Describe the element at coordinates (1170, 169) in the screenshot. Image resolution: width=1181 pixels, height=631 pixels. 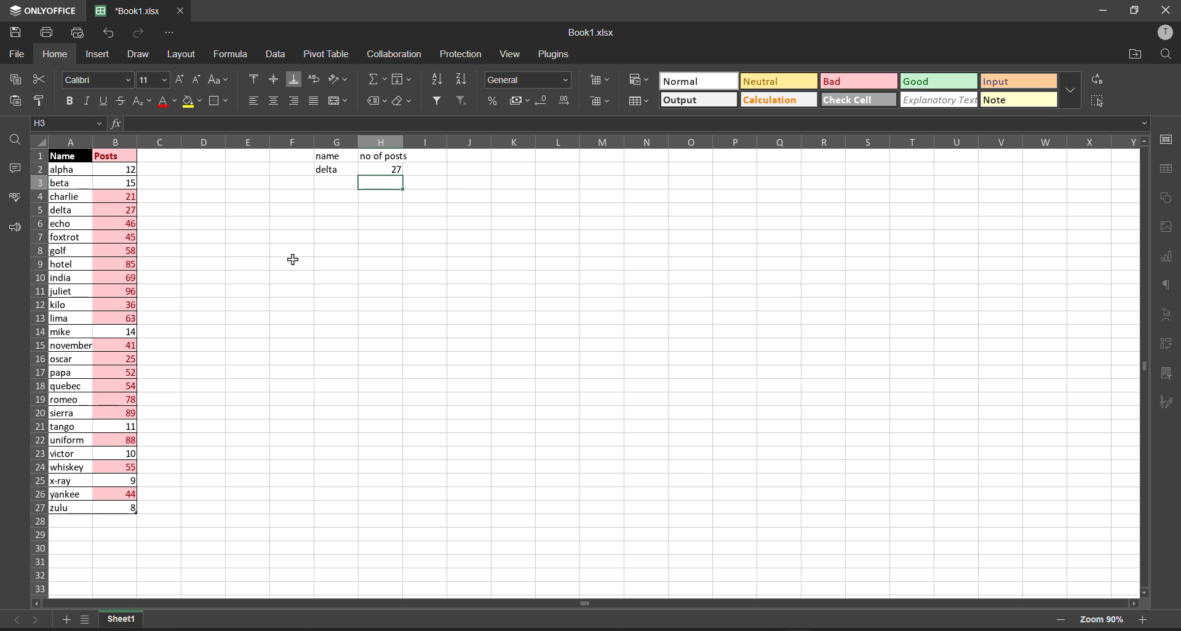
I see `table settings` at that location.